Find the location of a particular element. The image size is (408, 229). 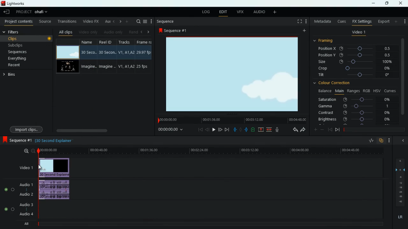

right is located at coordinates (149, 32).